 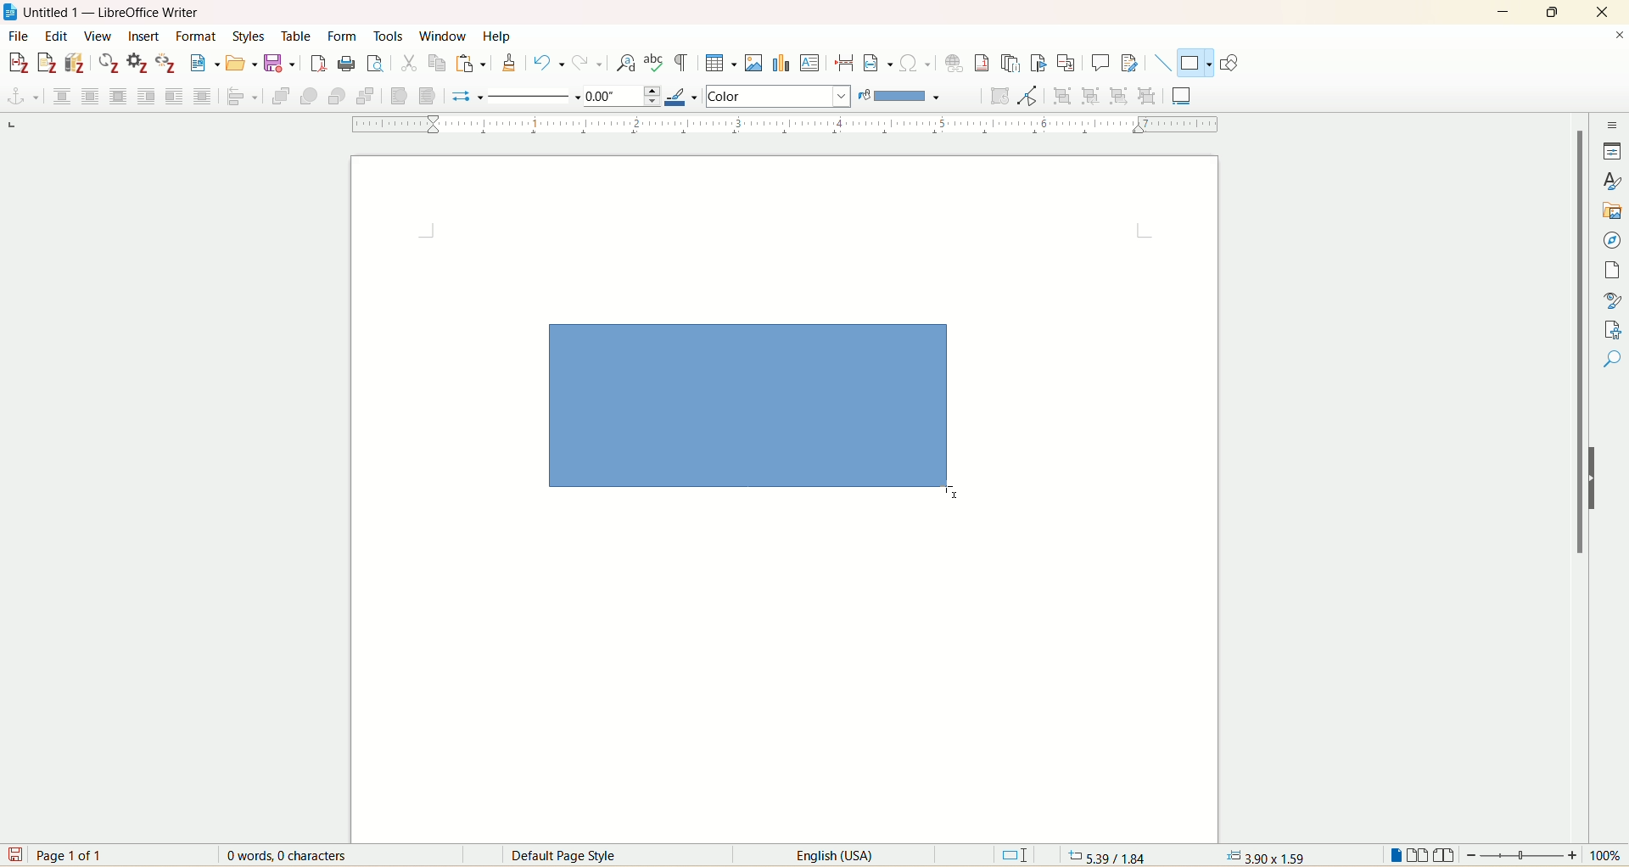 I want to click on insert cross references, so click(x=1066, y=62).